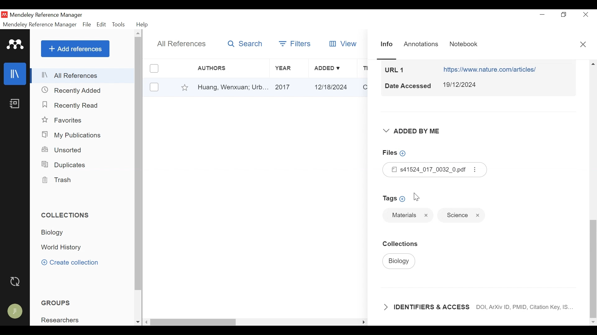 The image size is (597, 335). What do you see at coordinates (245, 44) in the screenshot?
I see `Search` at bounding box center [245, 44].